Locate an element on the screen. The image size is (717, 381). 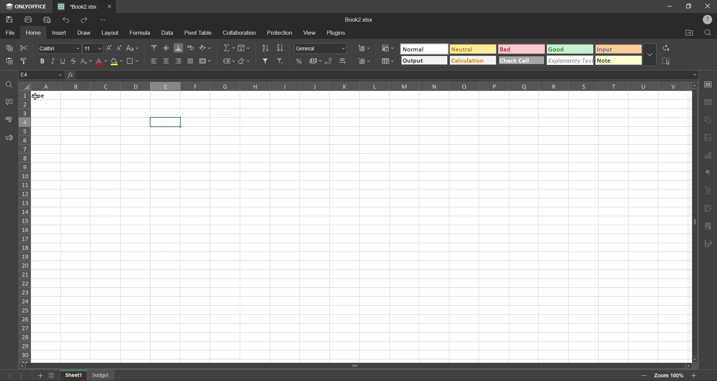
strikethrough is located at coordinates (76, 62).